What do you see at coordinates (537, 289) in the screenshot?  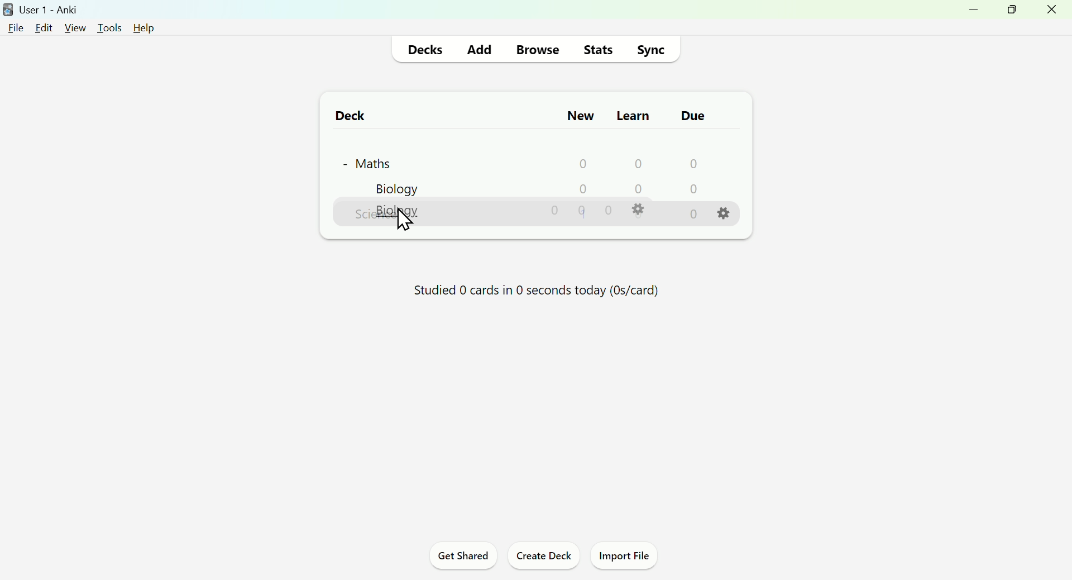 I see `Studied 0 cards in 0 seconds today (Os/card)` at bounding box center [537, 289].